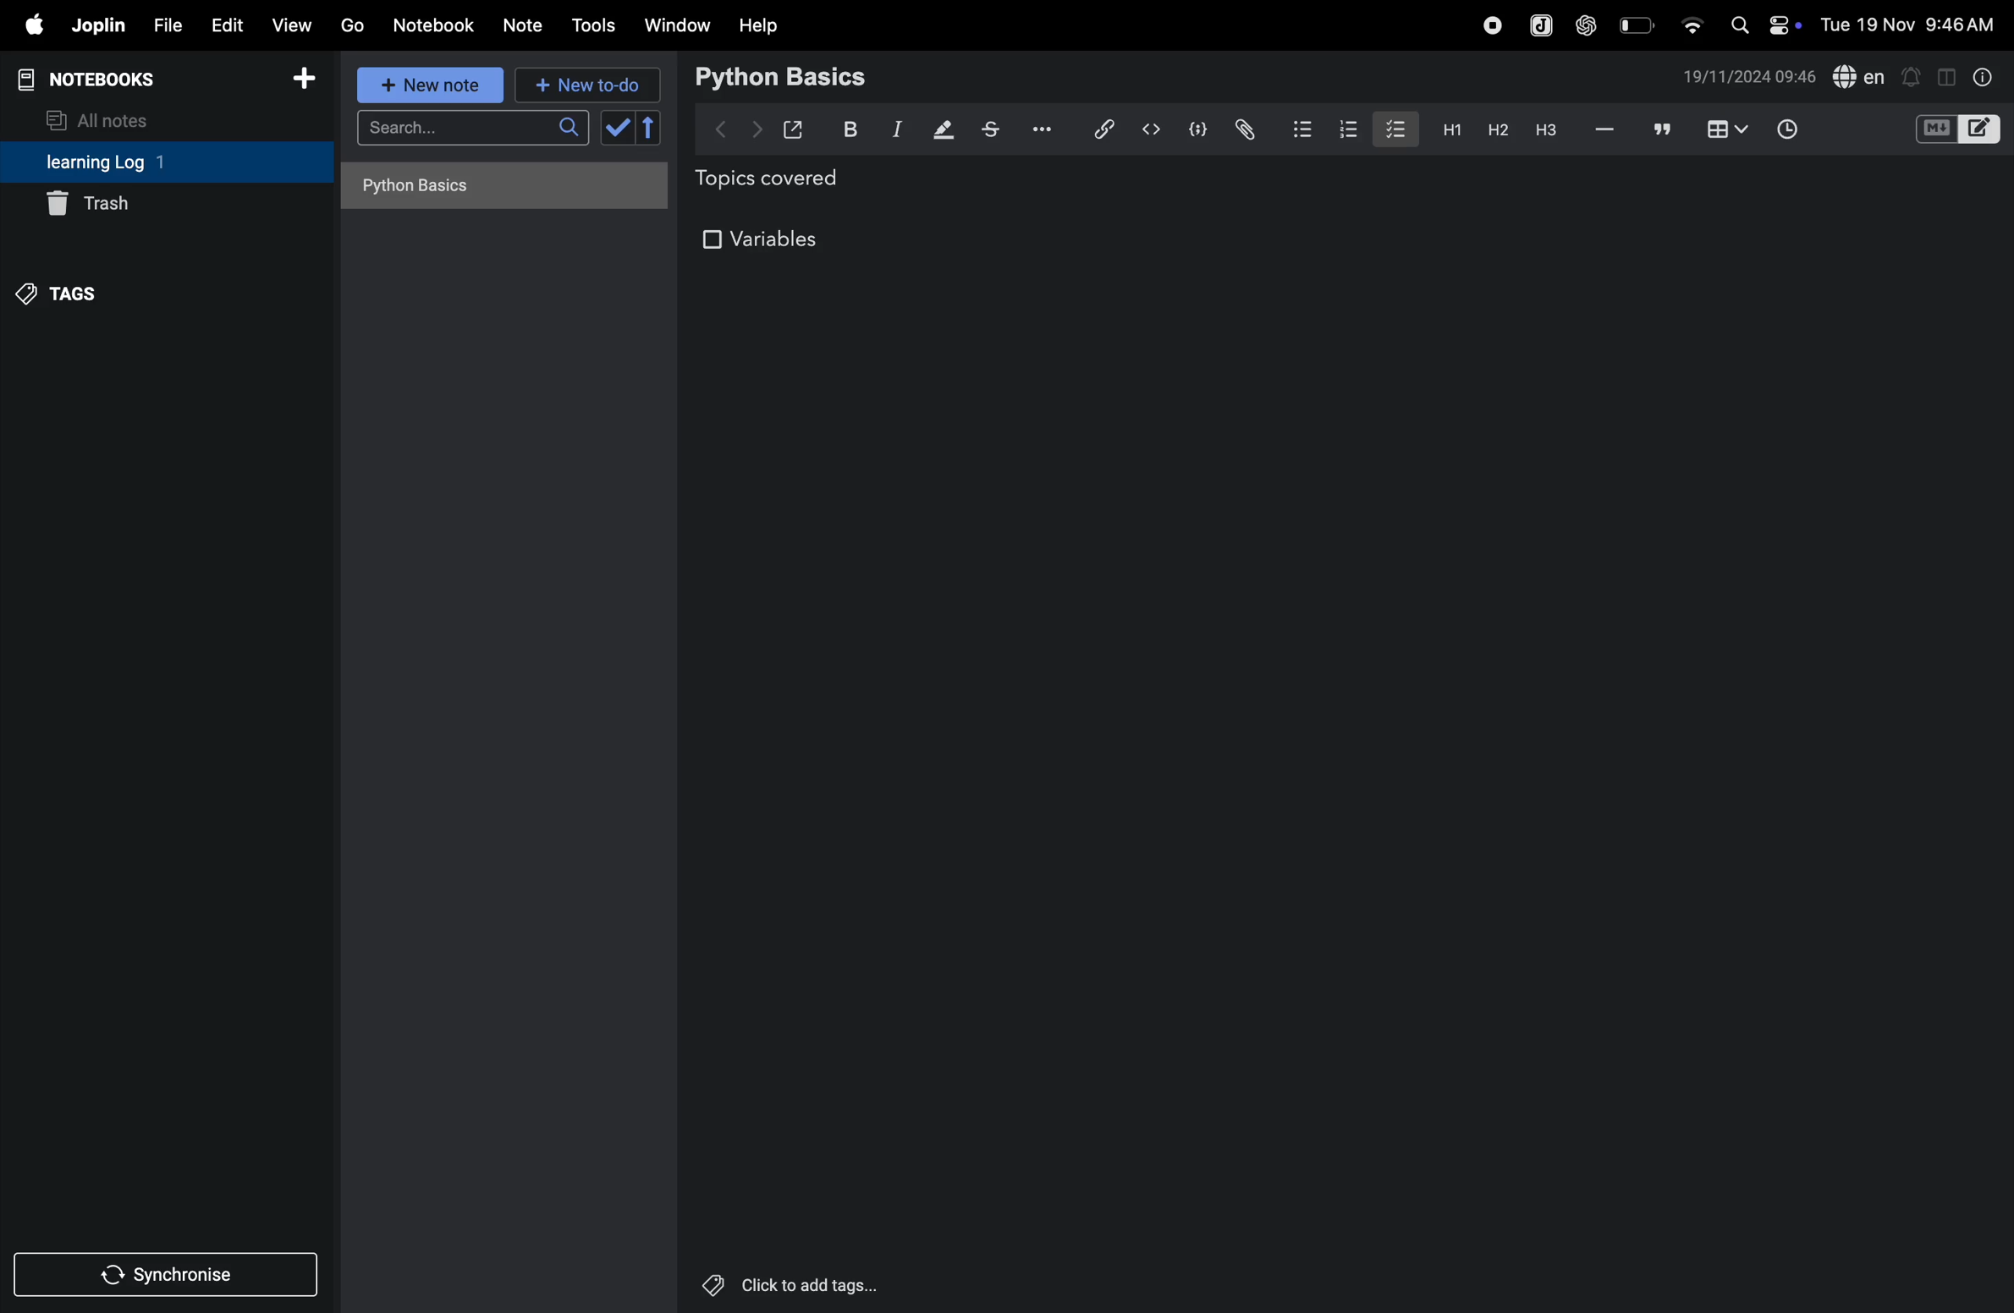  What do you see at coordinates (581, 81) in the screenshot?
I see `new to do` at bounding box center [581, 81].